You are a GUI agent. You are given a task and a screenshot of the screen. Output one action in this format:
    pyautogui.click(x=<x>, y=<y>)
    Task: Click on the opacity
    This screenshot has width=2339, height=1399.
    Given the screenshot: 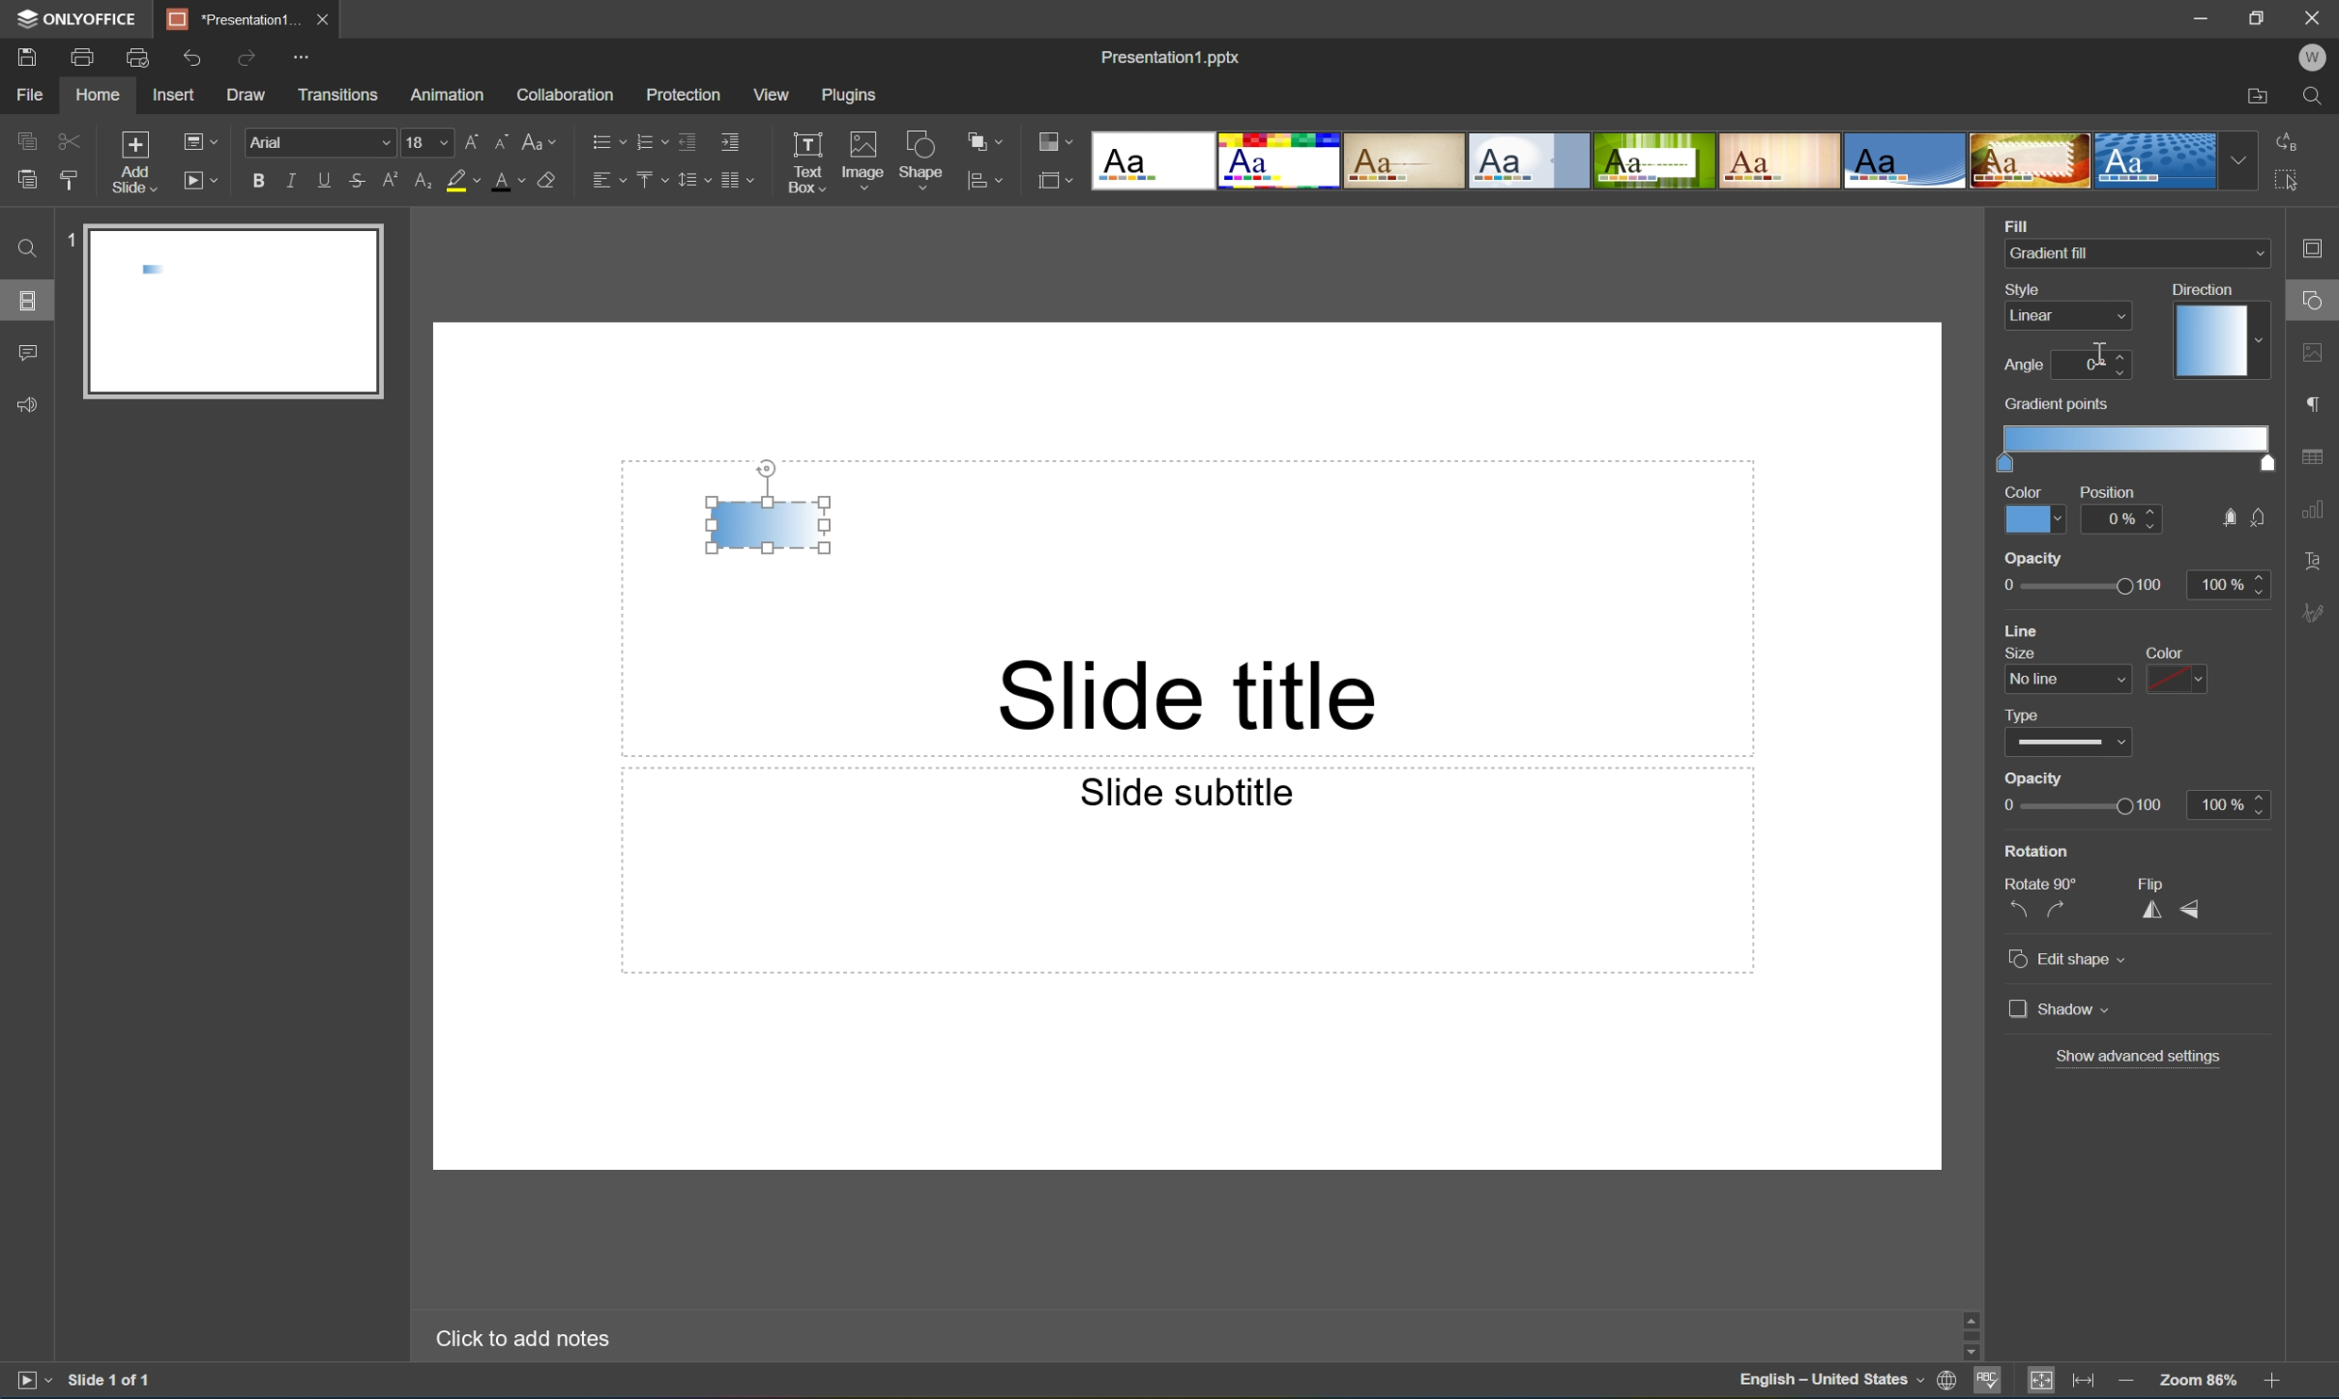 What is the action you would take?
    pyautogui.click(x=2035, y=558)
    